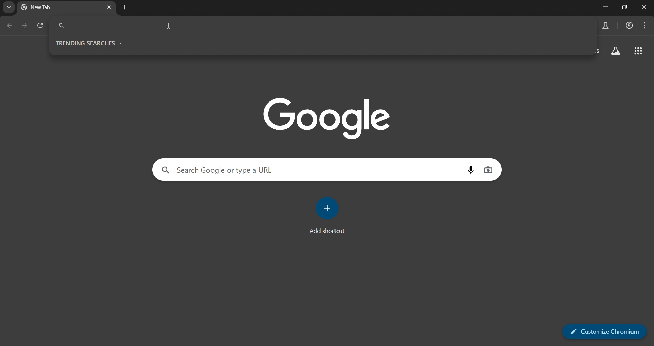 Image resolution: width=654 pixels, height=346 pixels. Describe the element at coordinates (625, 7) in the screenshot. I see `full screen` at that location.